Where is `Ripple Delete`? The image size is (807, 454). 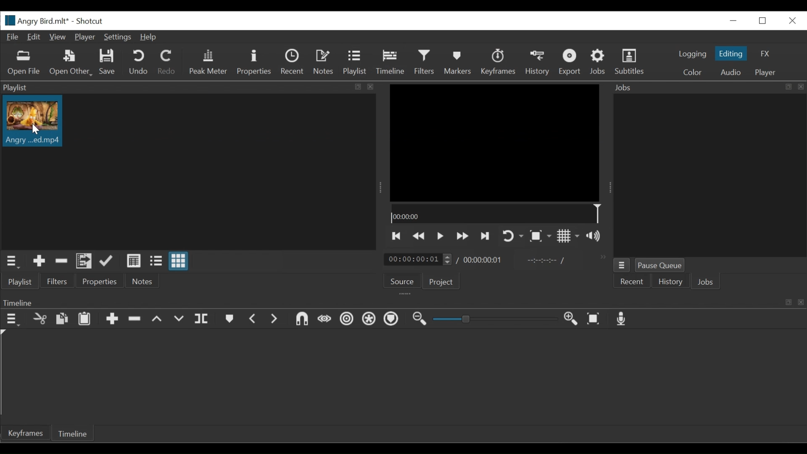
Ripple Delete is located at coordinates (135, 319).